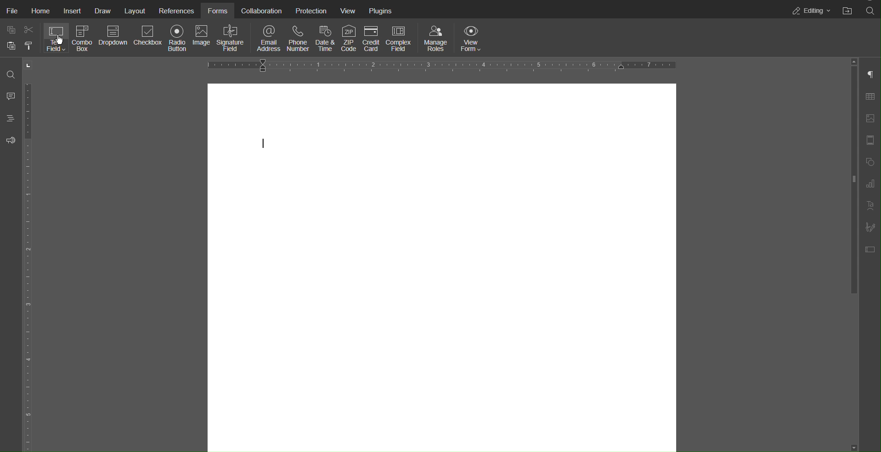 This screenshot has width=881, height=452. I want to click on Signature, so click(869, 227).